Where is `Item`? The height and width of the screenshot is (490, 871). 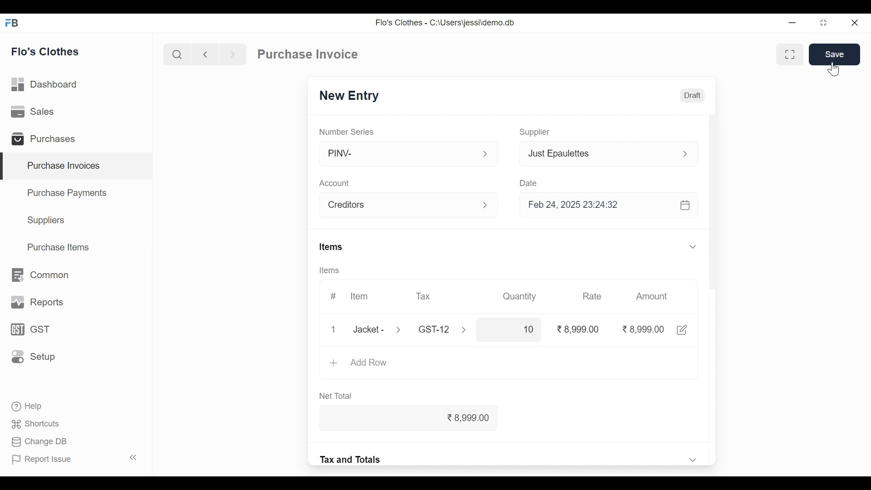 Item is located at coordinates (360, 295).